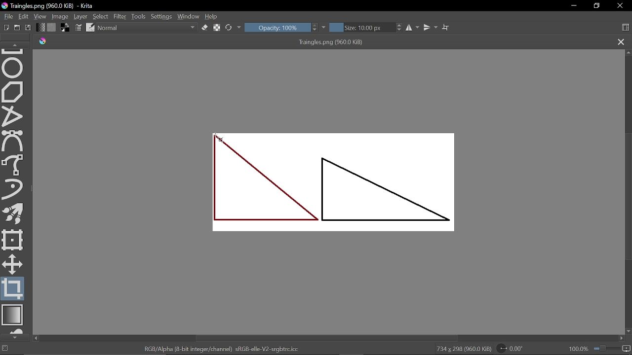 Image resolution: width=632 pixels, height=355 pixels. What do you see at coordinates (277, 27) in the screenshot?
I see `Opacity: 100%` at bounding box center [277, 27].